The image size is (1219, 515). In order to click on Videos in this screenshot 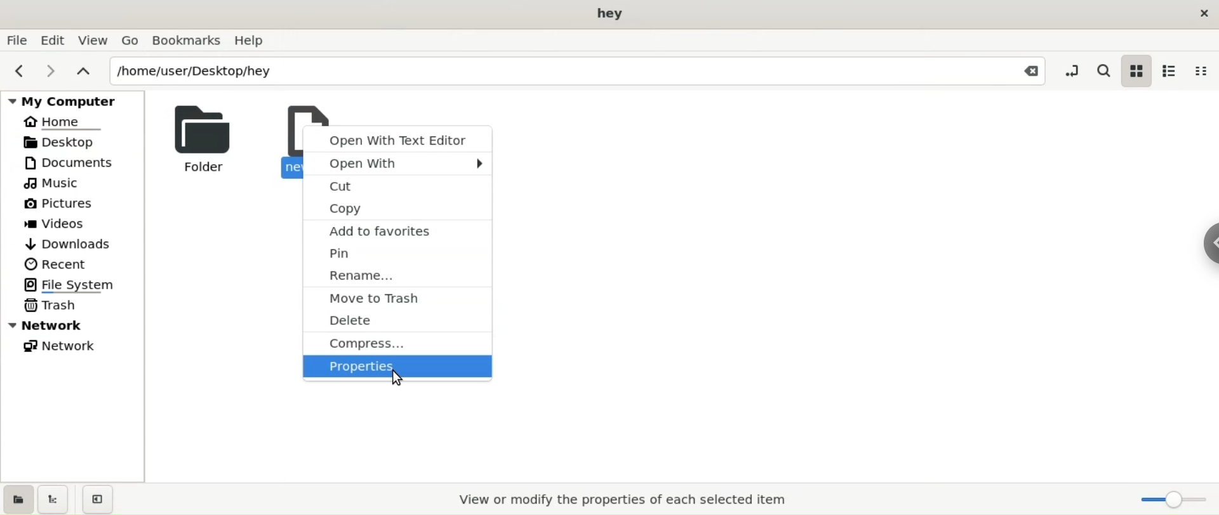, I will do `click(79, 225)`.